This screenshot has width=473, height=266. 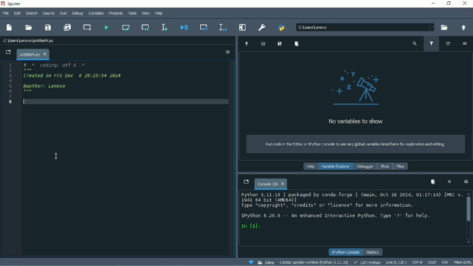 I want to click on Browse a working directory, so click(x=445, y=27).